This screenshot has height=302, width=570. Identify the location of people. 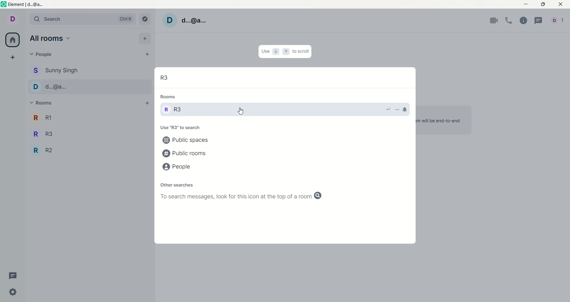
(56, 70).